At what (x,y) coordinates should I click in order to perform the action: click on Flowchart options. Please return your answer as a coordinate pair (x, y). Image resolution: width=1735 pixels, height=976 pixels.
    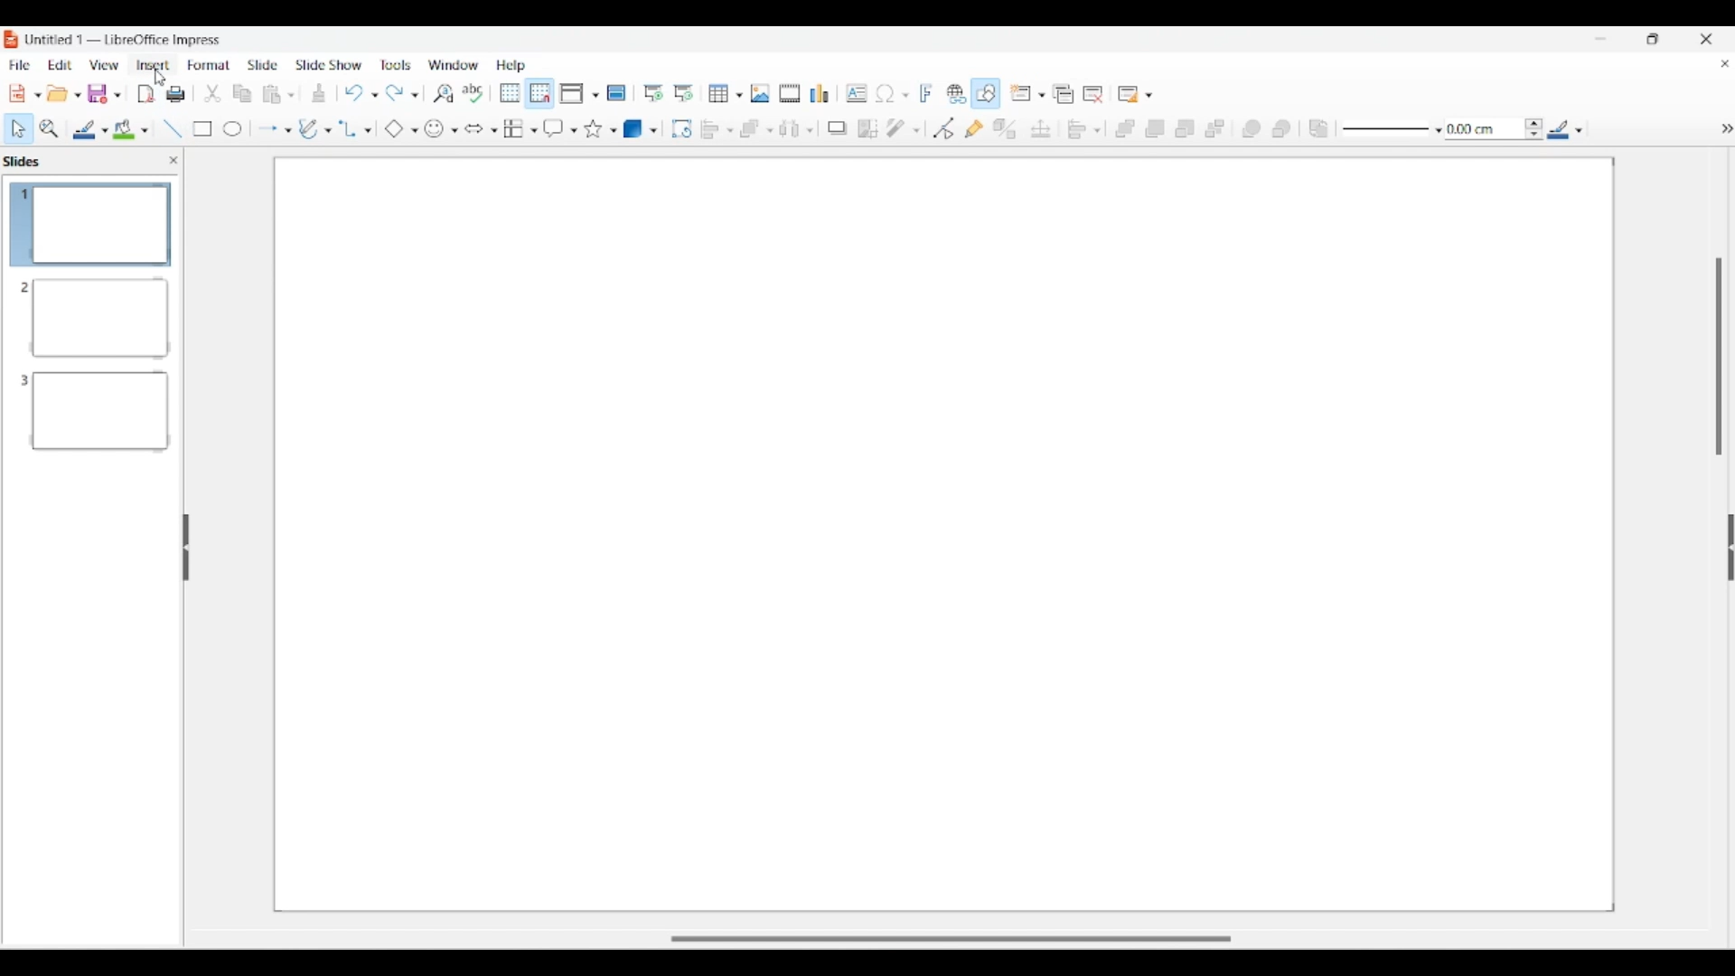
    Looking at the image, I should click on (520, 128).